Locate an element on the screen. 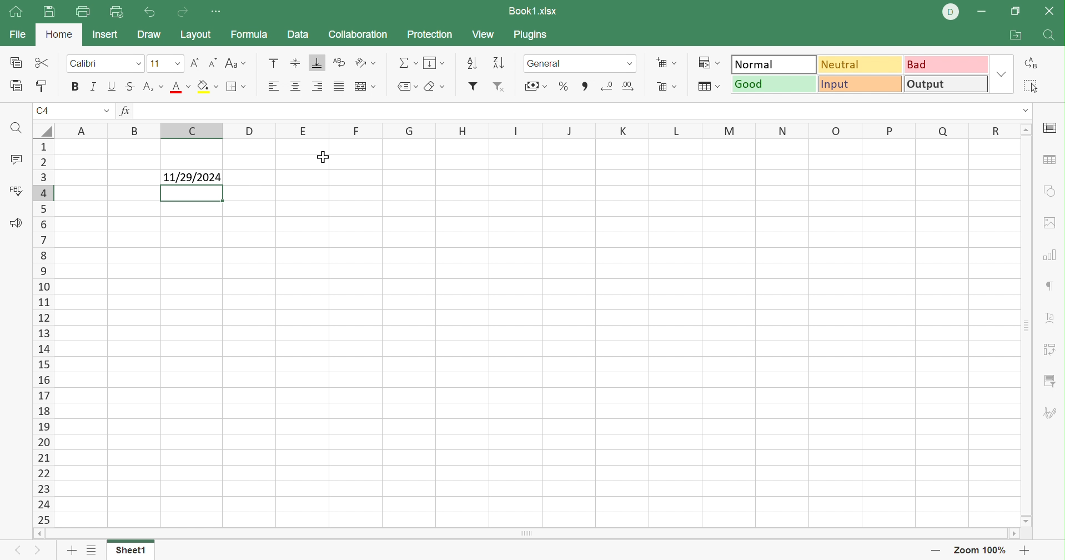 This screenshot has width=1065, height=560. Copy is located at coordinates (18, 62).